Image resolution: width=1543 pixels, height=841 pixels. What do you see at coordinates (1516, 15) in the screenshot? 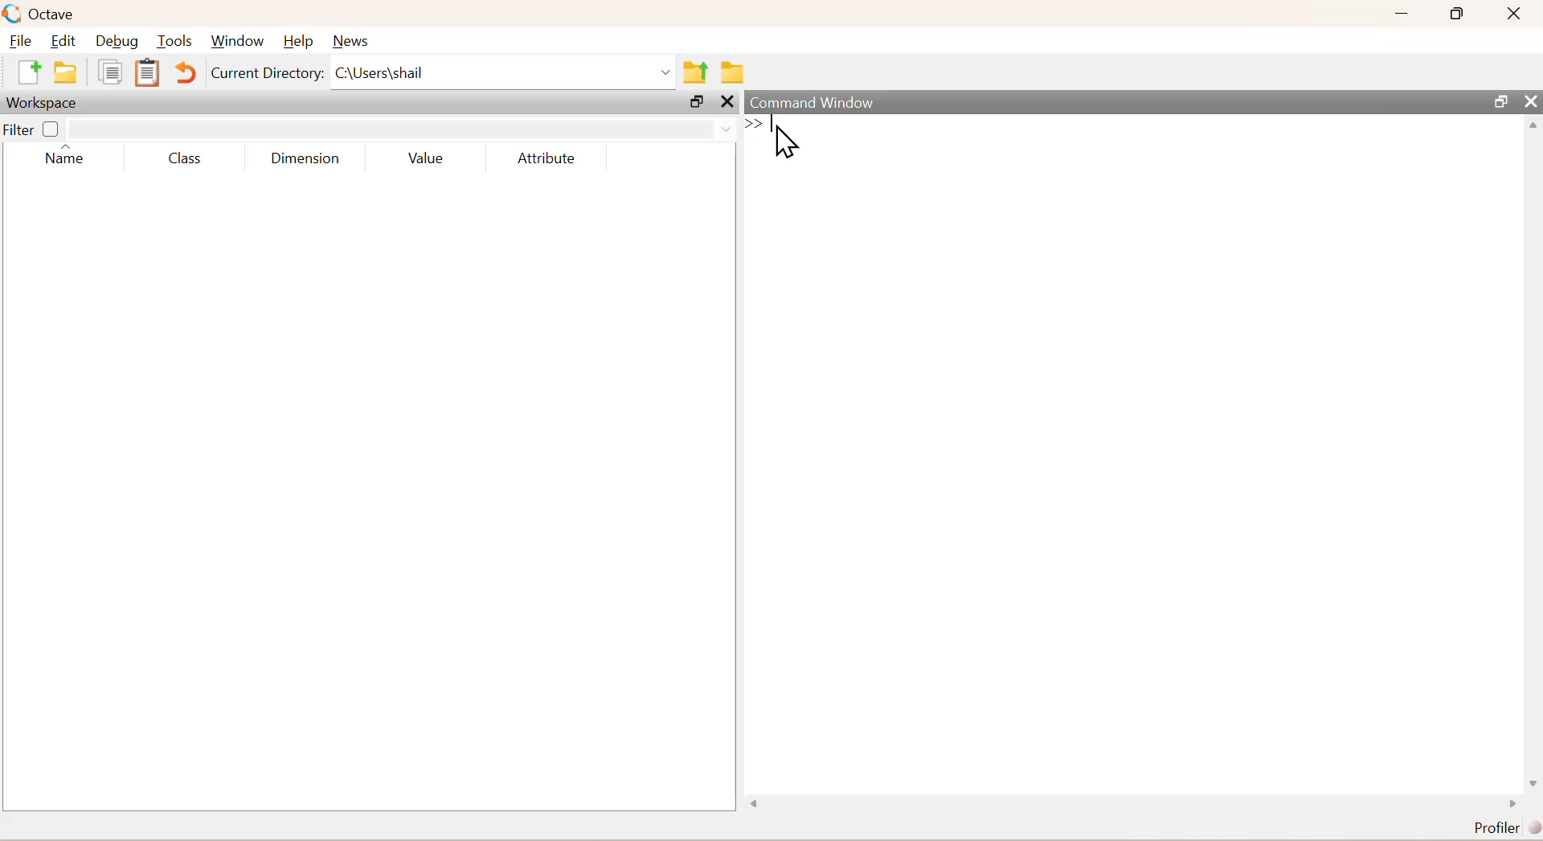
I see `Close` at bounding box center [1516, 15].